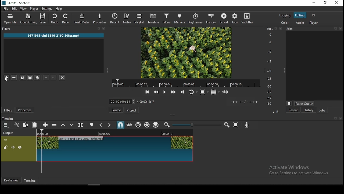 Image resolution: width=344 pixels, height=194 pixels. I want to click on append, so click(45, 125).